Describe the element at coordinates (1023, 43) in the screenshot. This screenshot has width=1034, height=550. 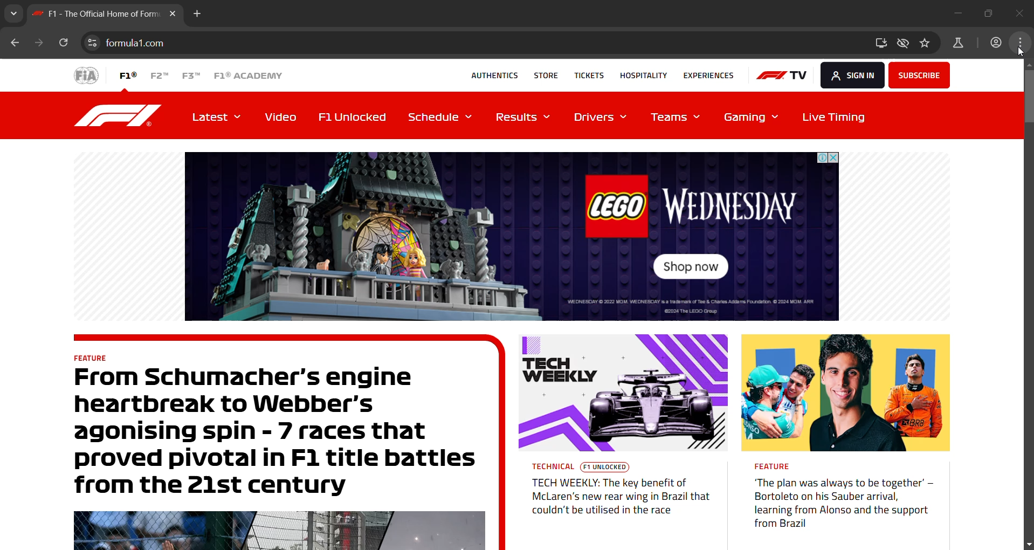
I see `customize and control` at that location.